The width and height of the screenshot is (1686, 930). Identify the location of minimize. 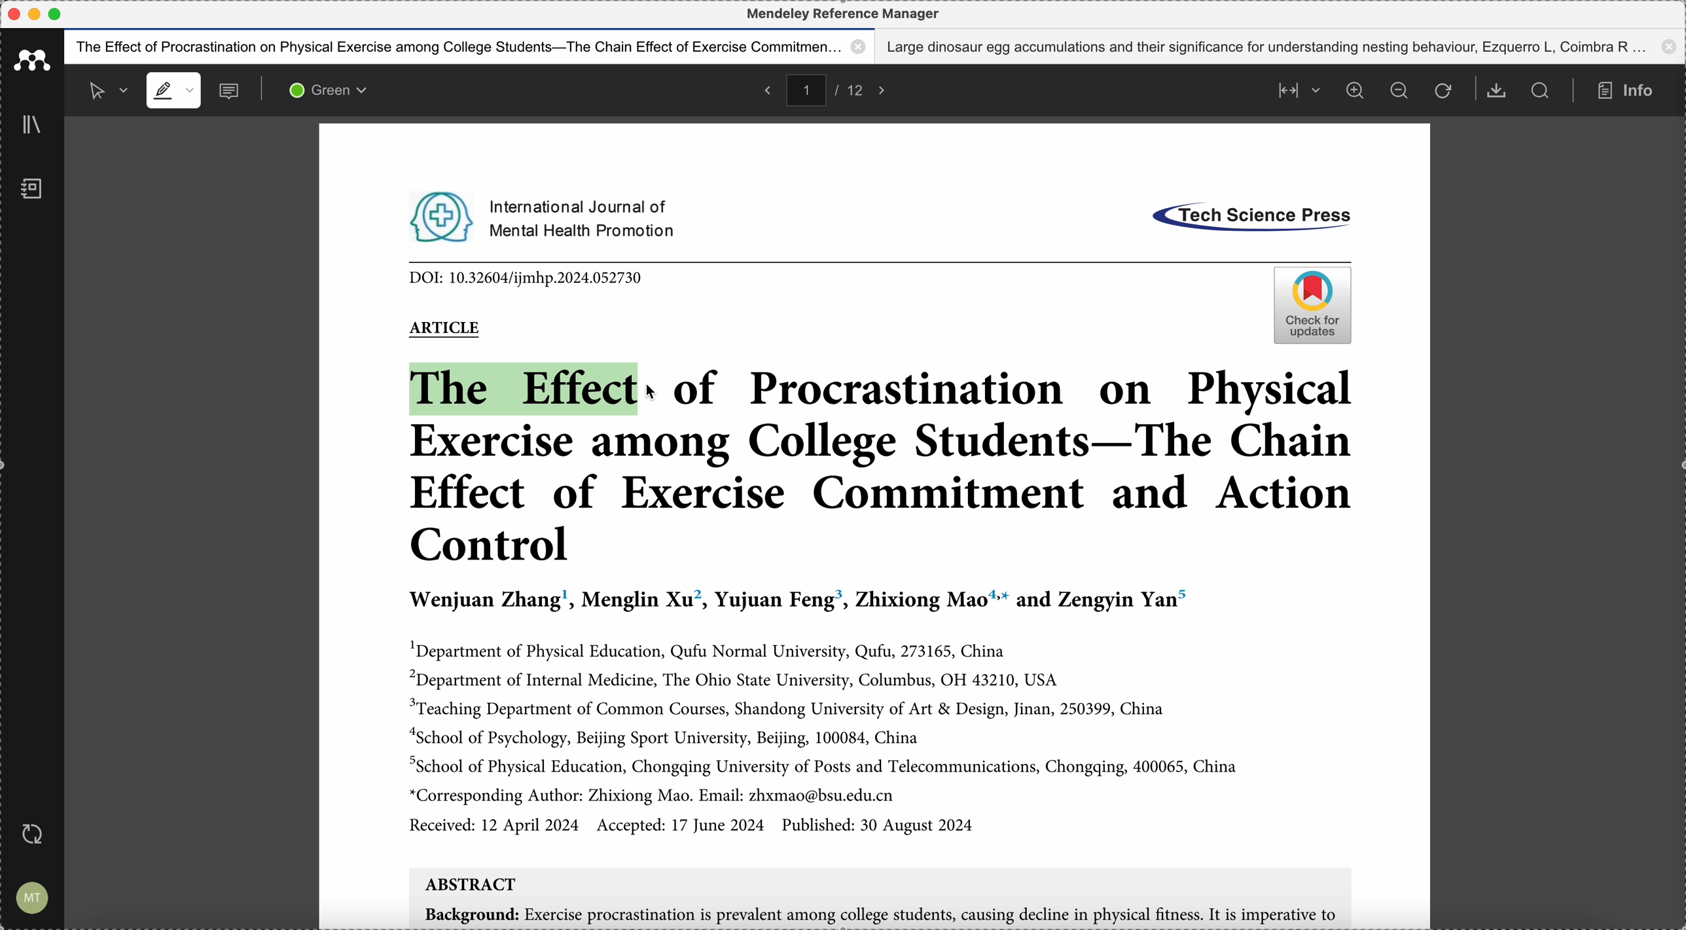
(37, 14).